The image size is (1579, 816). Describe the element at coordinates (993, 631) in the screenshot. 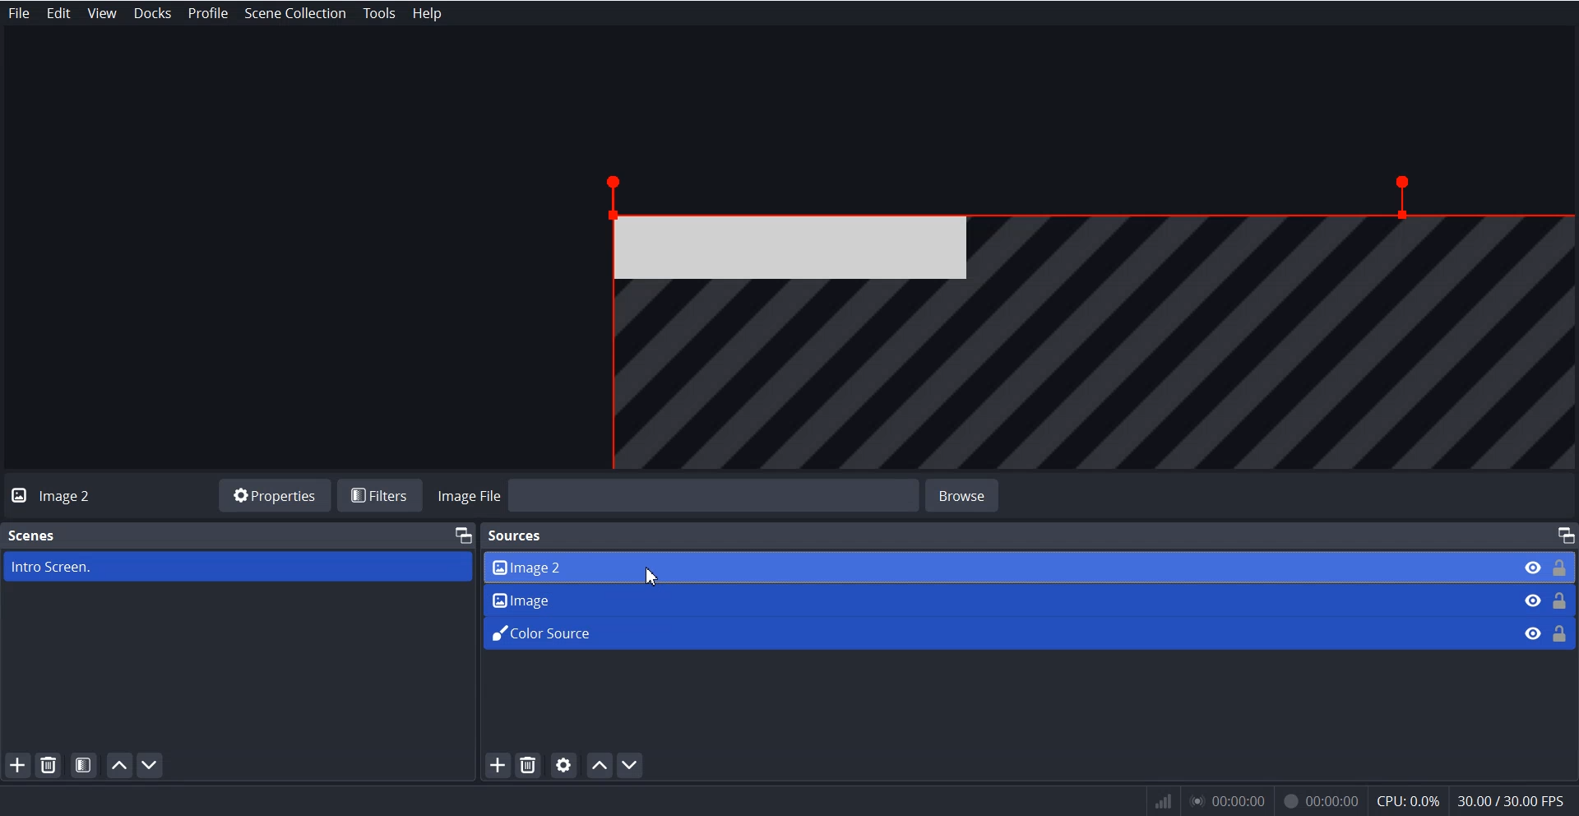

I see `Color Source` at that location.